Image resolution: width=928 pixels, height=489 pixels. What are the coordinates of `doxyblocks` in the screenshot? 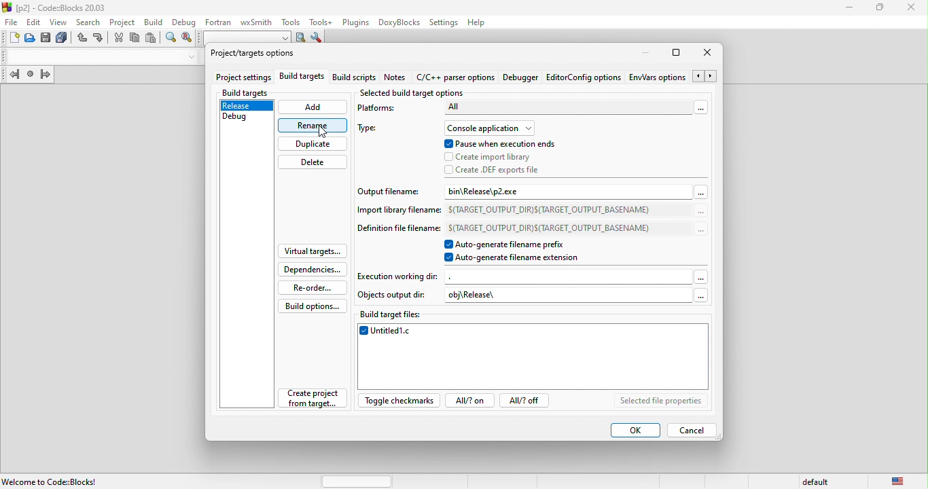 It's located at (397, 22).